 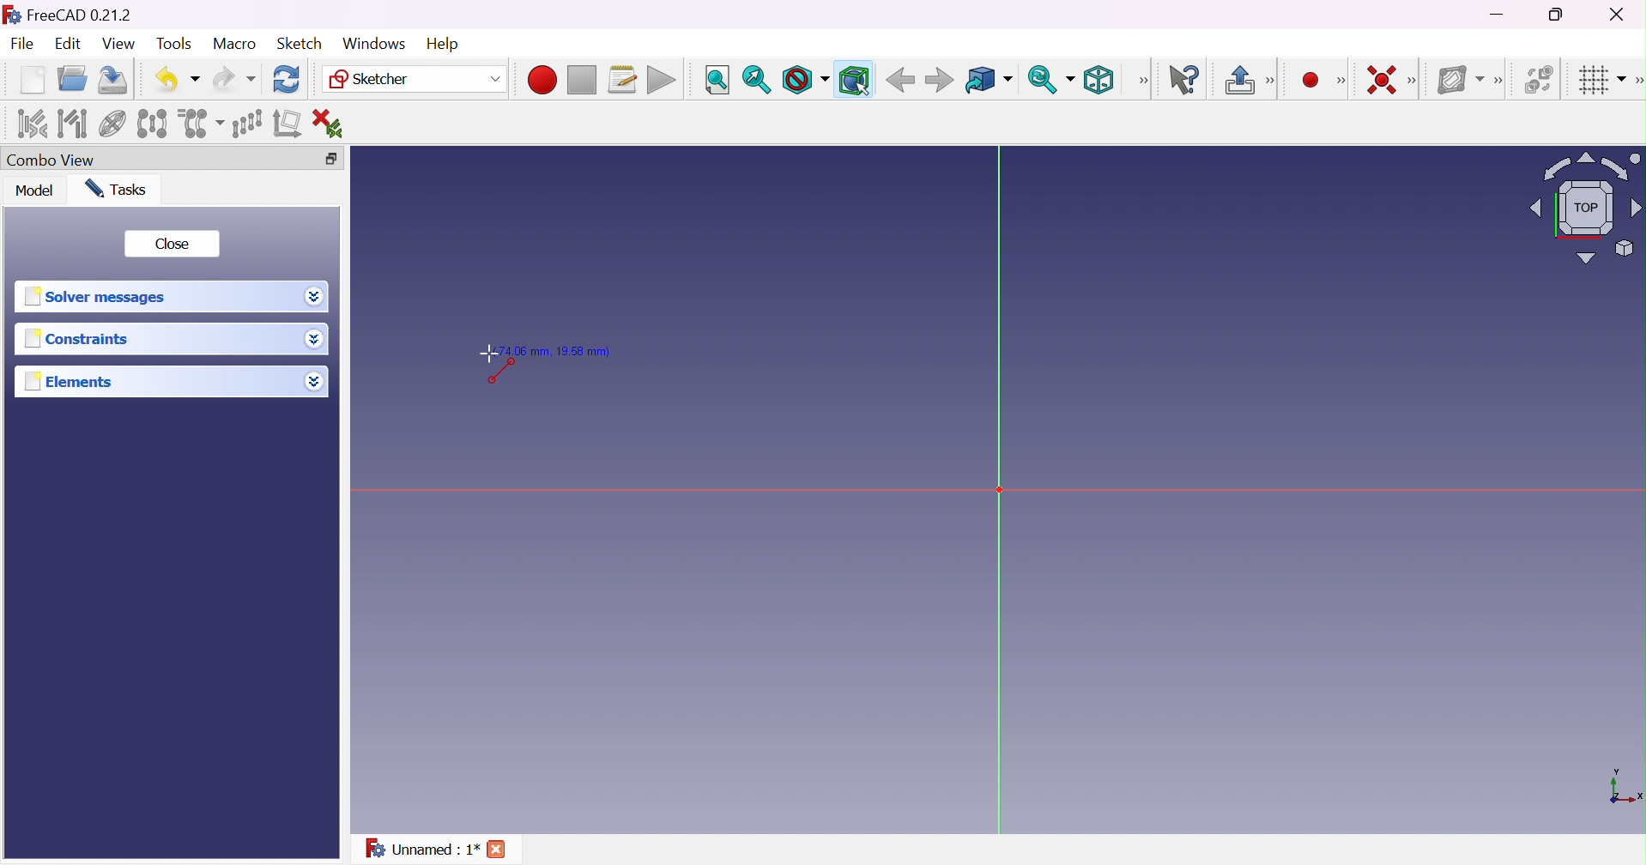 I want to click on Elements, so click(x=78, y=382).